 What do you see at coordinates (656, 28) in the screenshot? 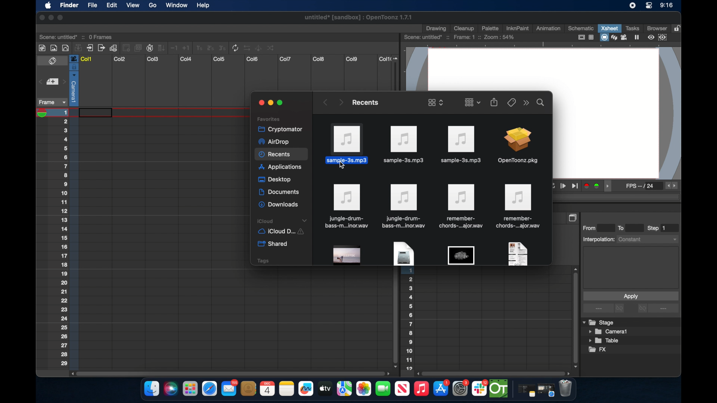
I see `browser` at bounding box center [656, 28].